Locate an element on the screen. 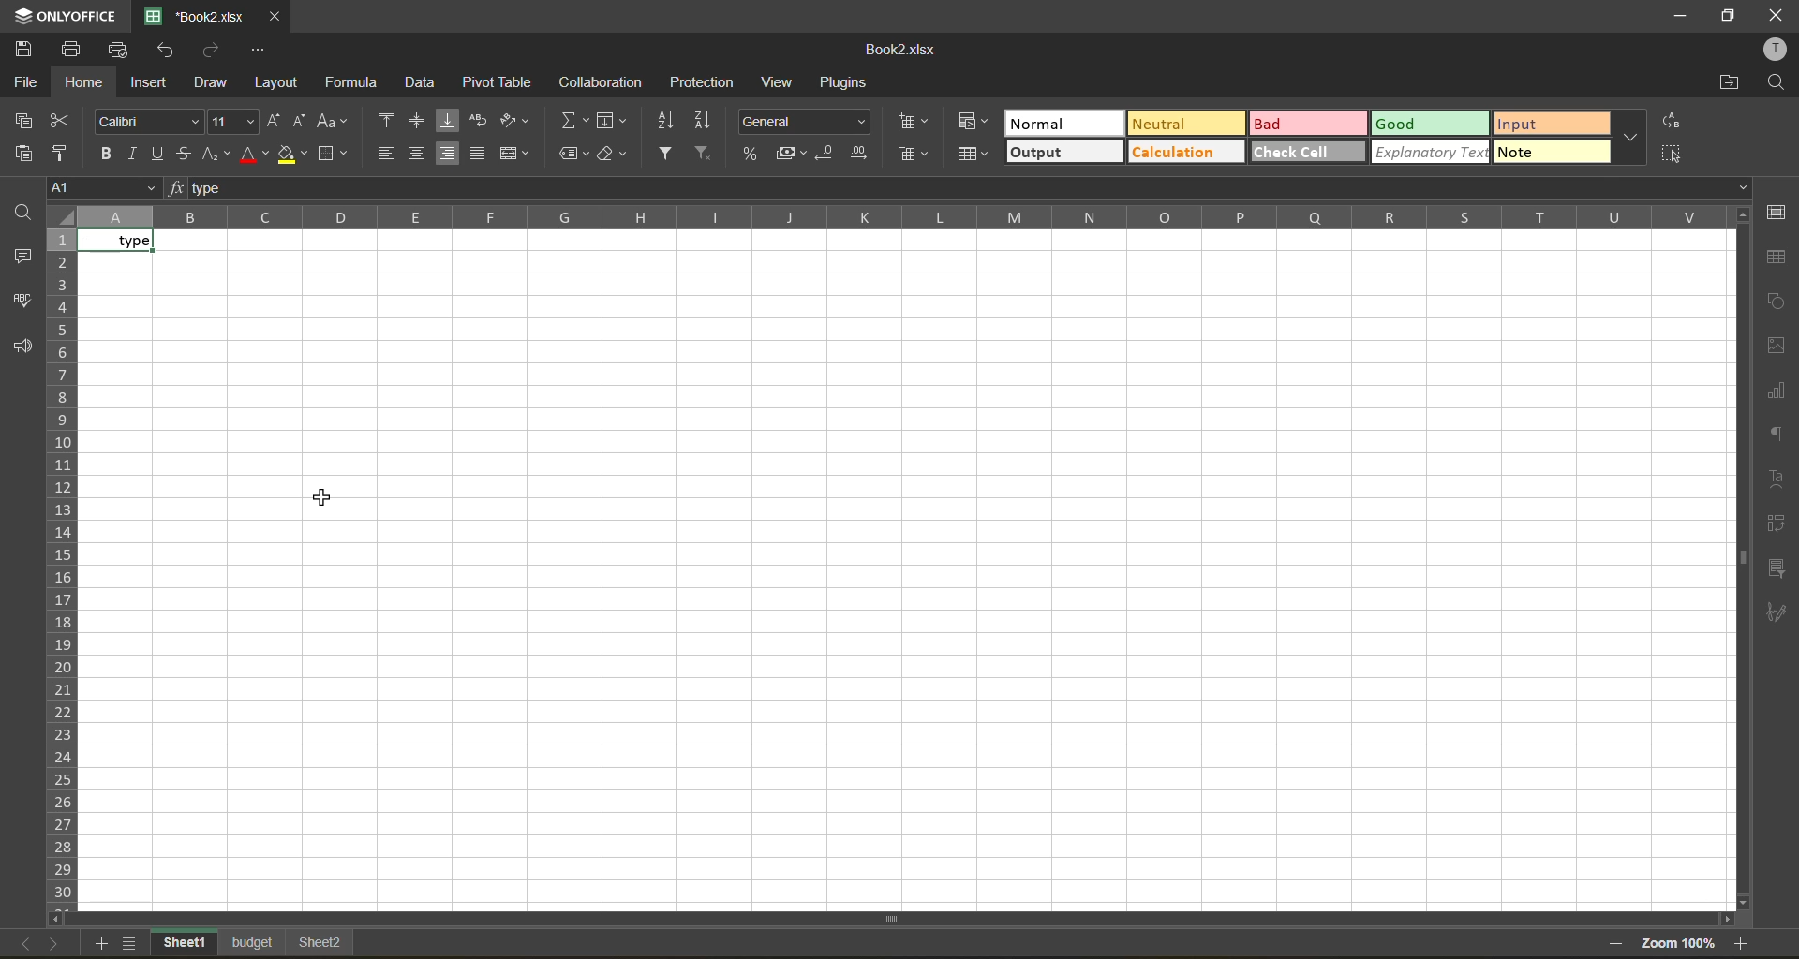 This screenshot has width=1799, height=959. underline is located at coordinates (161, 152).